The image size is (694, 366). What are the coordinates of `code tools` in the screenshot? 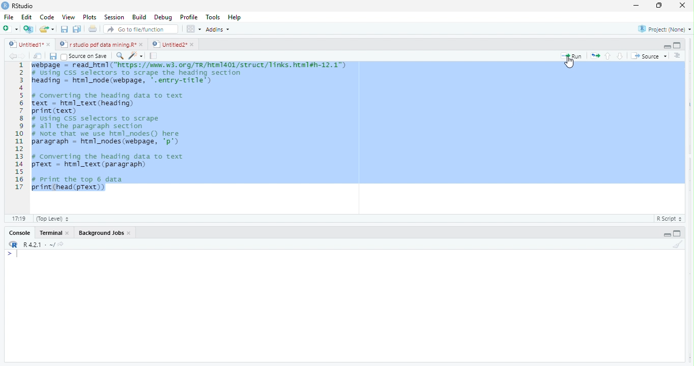 It's located at (136, 55).